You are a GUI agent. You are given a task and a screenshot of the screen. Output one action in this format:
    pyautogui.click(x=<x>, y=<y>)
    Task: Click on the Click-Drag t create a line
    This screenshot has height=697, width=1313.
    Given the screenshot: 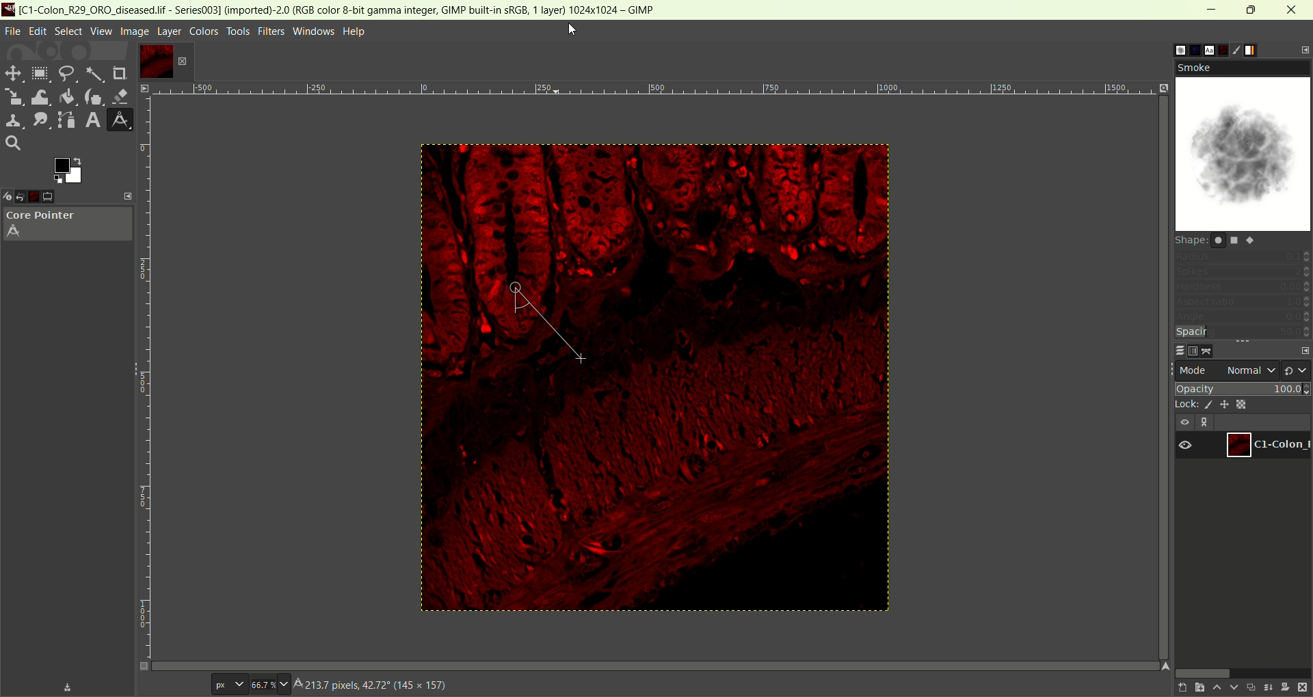 What is the action you would take?
    pyautogui.click(x=363, y=686)
    